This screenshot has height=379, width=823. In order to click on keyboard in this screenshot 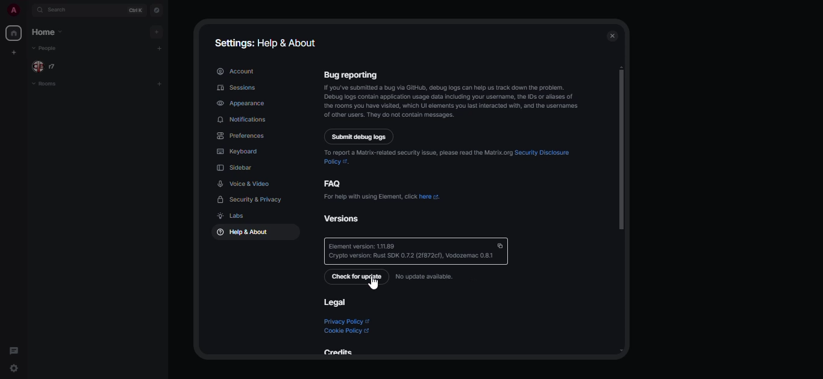, I will do `click(239, 152)`.